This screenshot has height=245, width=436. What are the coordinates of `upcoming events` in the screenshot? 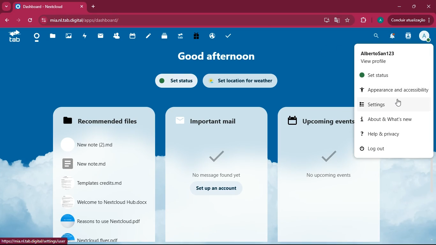 It's located at (320, 121).